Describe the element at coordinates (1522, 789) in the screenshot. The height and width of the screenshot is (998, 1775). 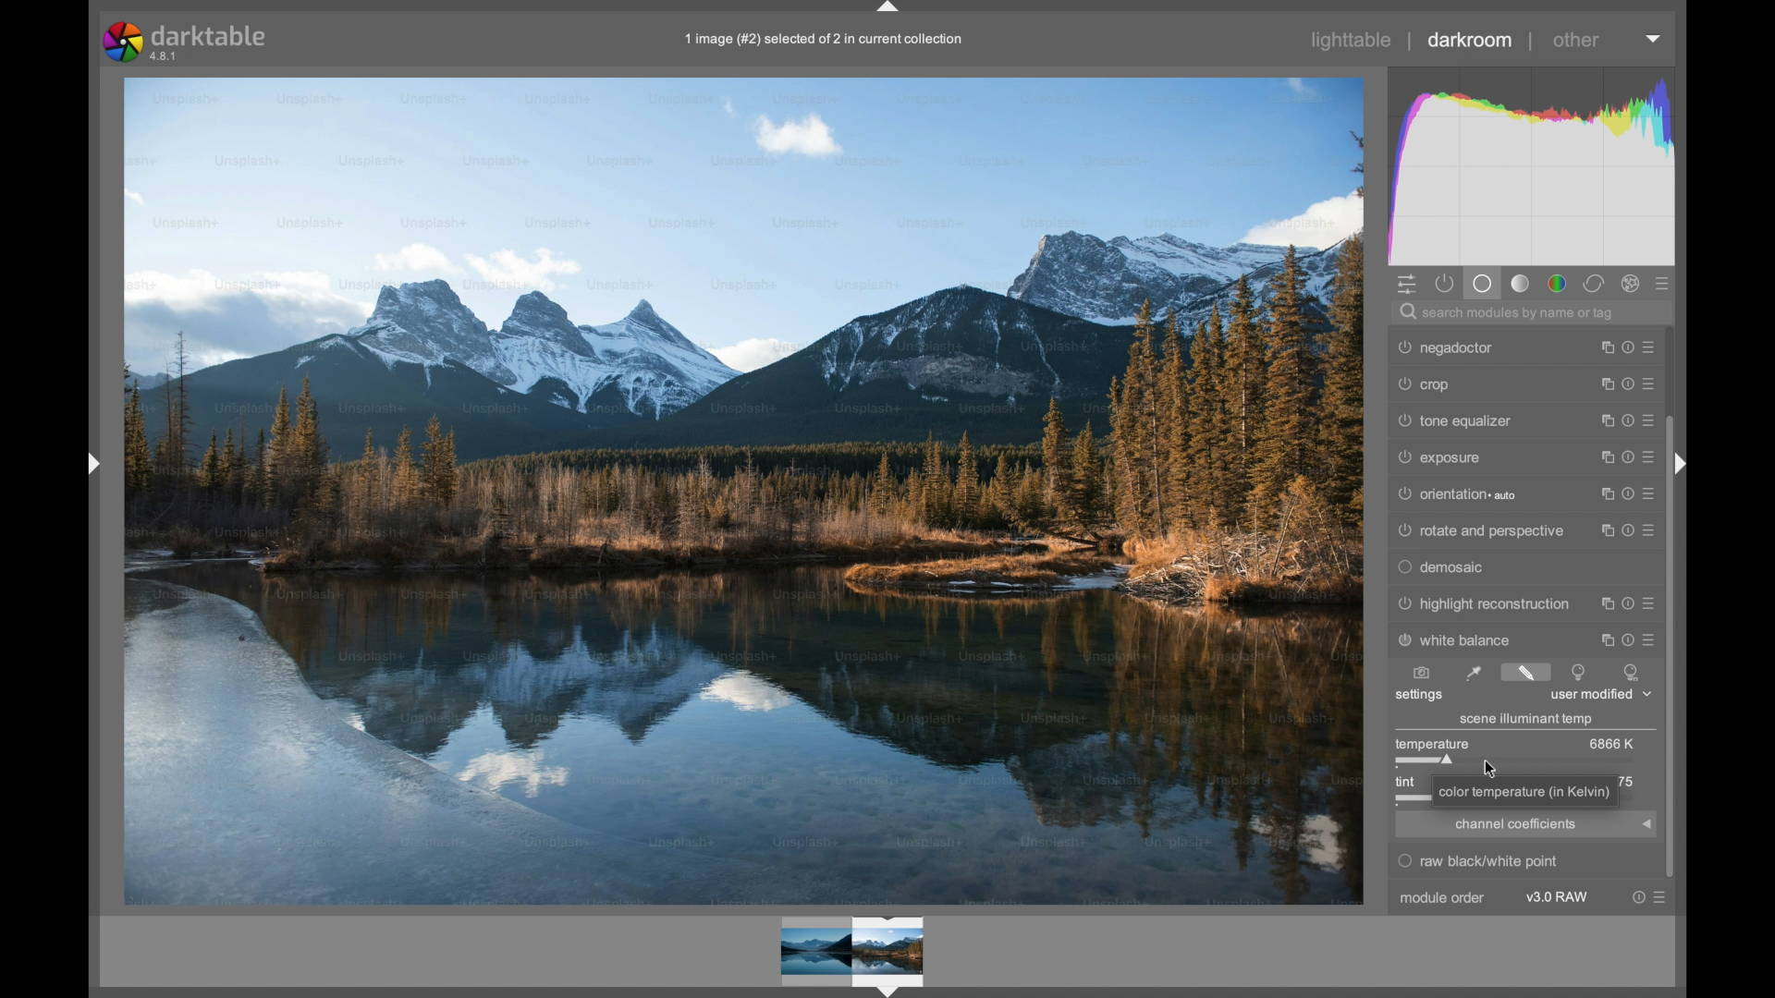
I see `color temperature (in Kelvin)` at that location.